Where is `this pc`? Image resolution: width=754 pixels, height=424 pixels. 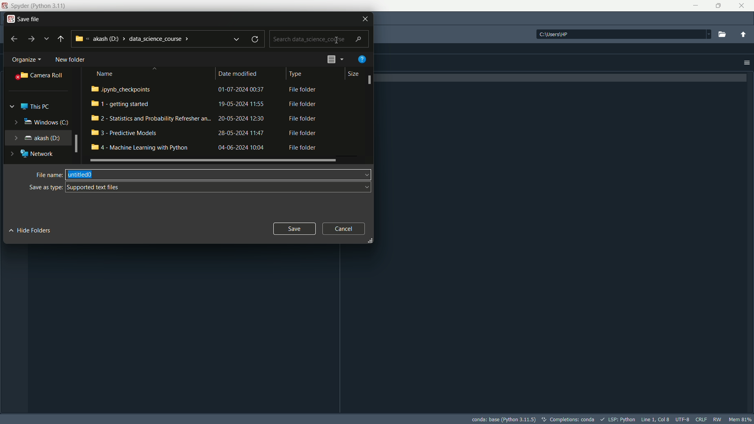 this pc is located at coordinates (35, 107).